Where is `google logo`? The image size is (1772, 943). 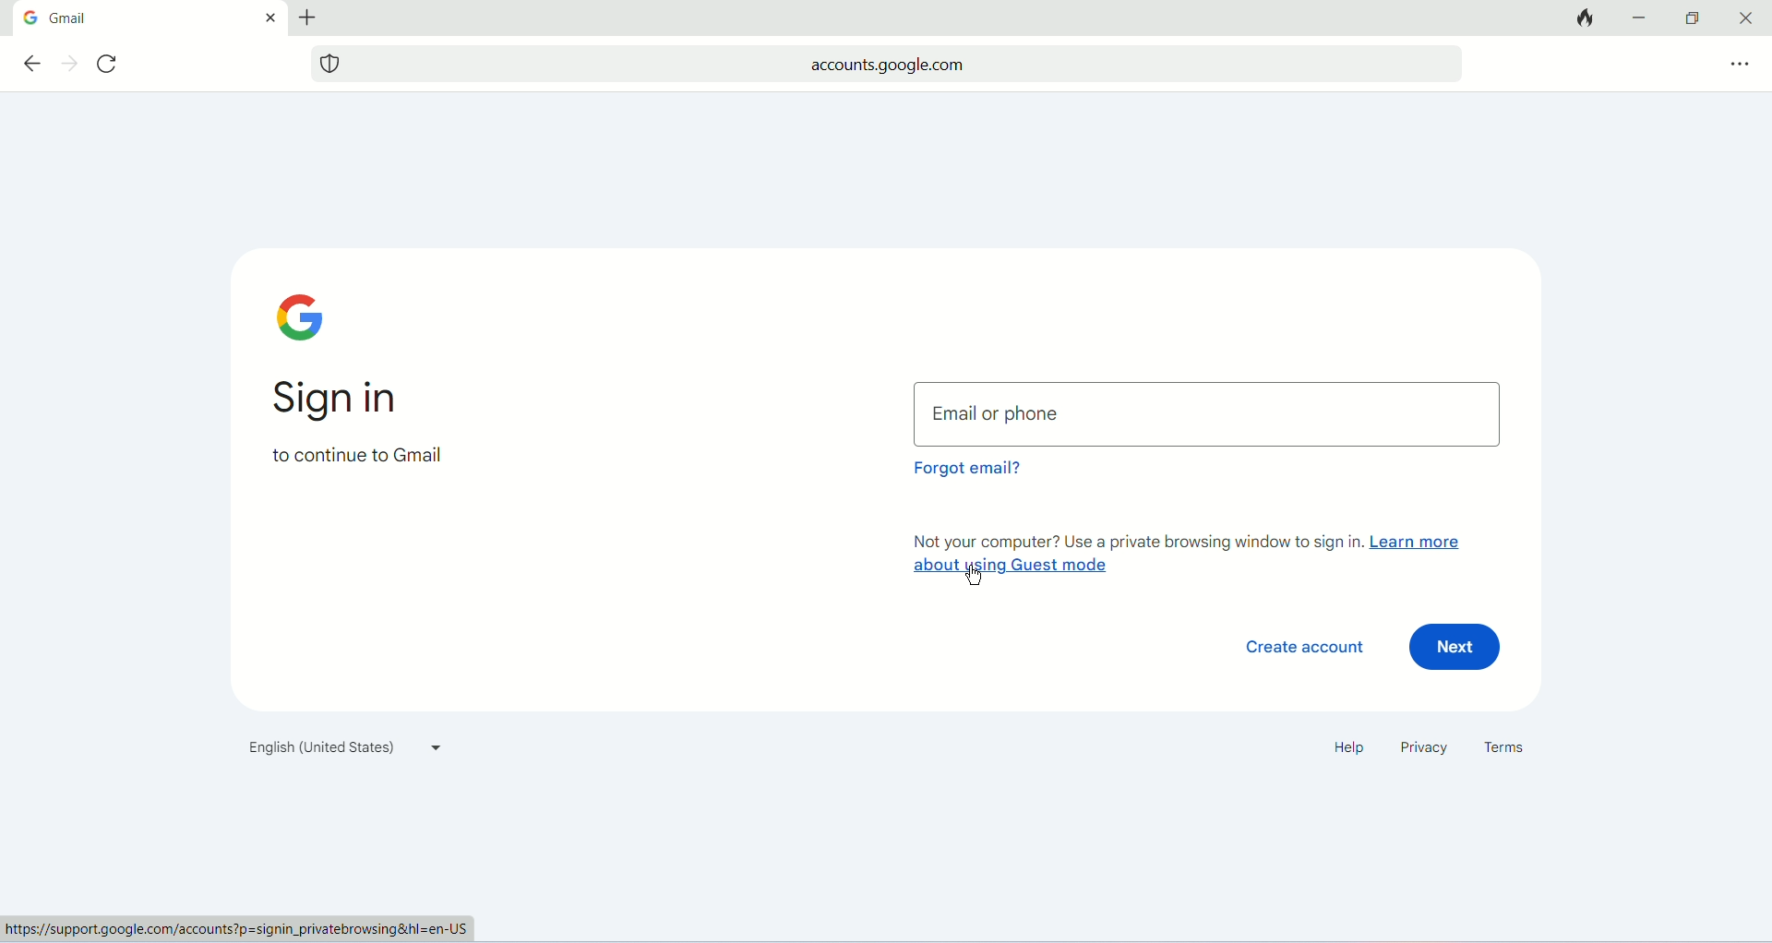 google logo is located at coordinates (307, 317).